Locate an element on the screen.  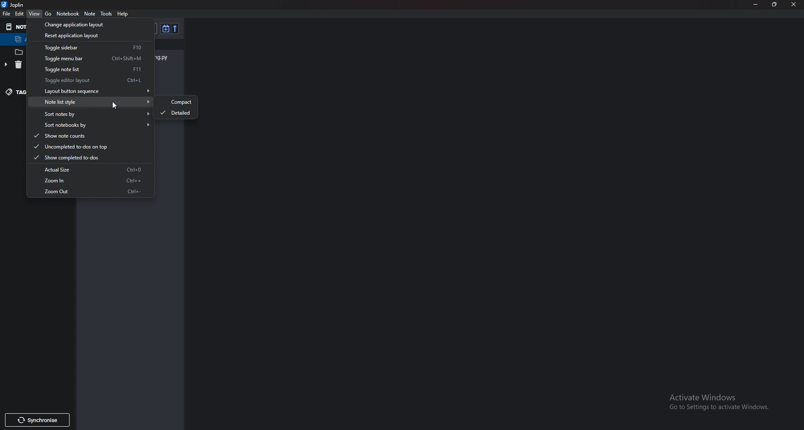
File is located at coordinates (7, 14).